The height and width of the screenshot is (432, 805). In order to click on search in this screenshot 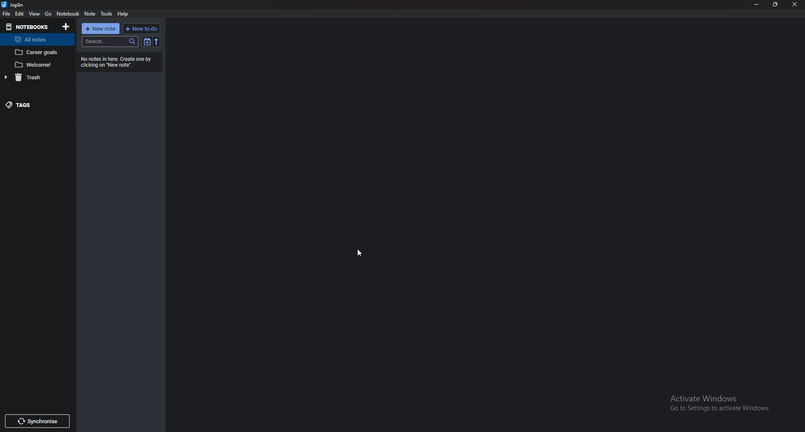, I will do `click(109, 41)`.